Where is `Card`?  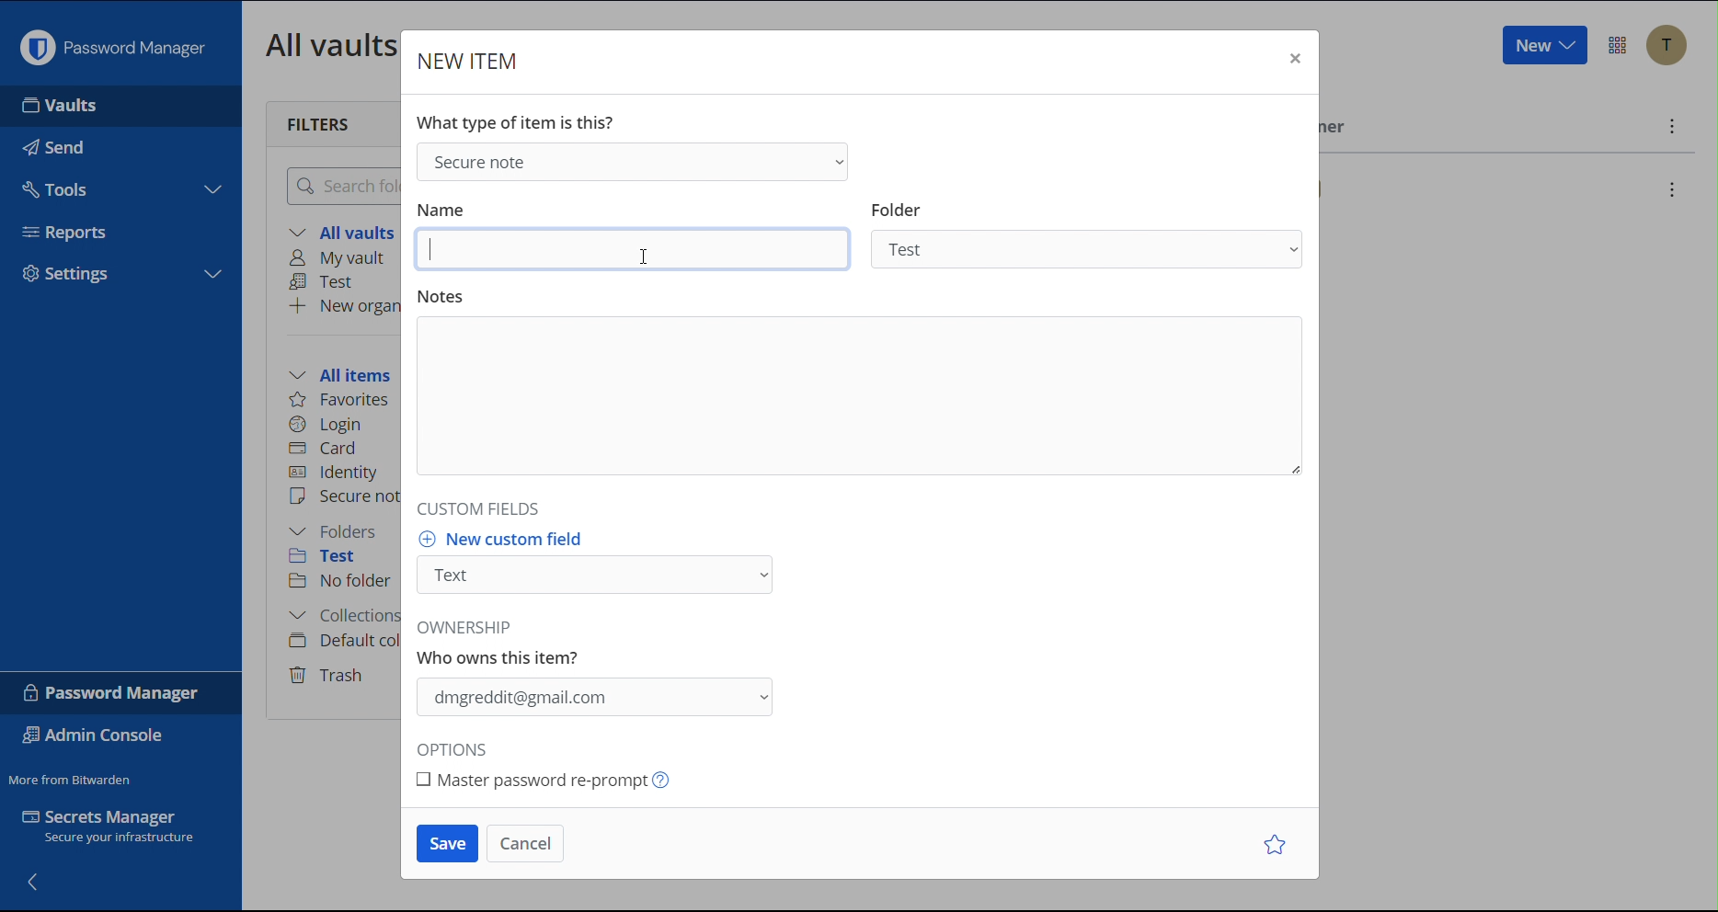 Card is located at coordinates (326, 446).